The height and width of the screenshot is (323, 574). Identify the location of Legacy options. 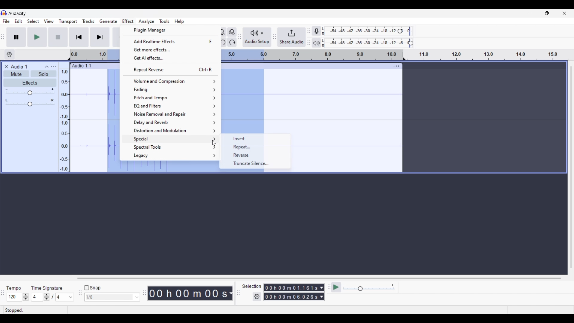
(171, 156).